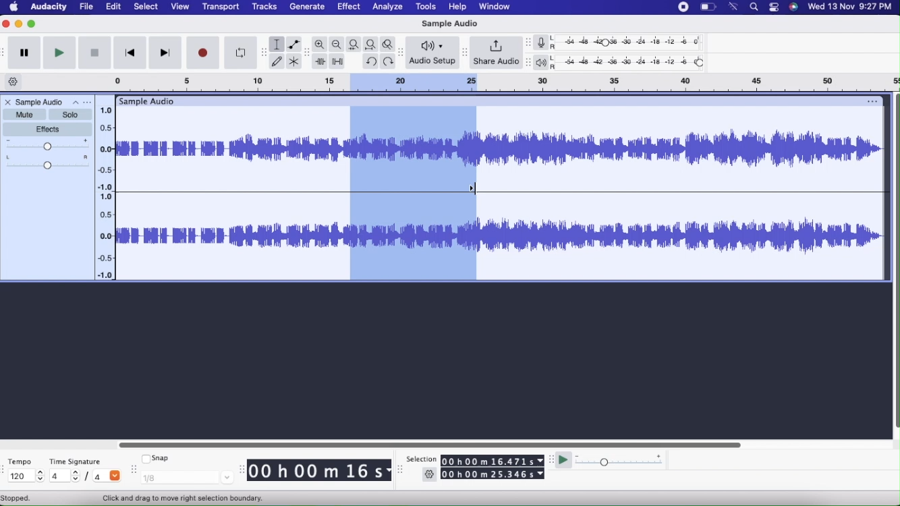 The height and width of the screenshot is (506, 900). What do you see at coordinates (349, 8) in the screenshot?
I see `effect` at bounding box center [349, 8].